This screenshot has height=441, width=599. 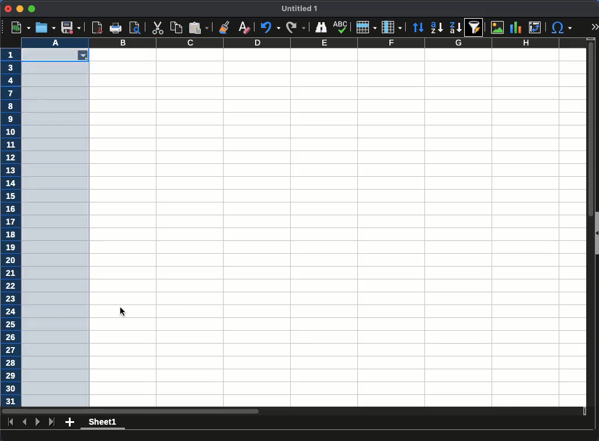 I want to click on chart, so click(x=516, y=27).